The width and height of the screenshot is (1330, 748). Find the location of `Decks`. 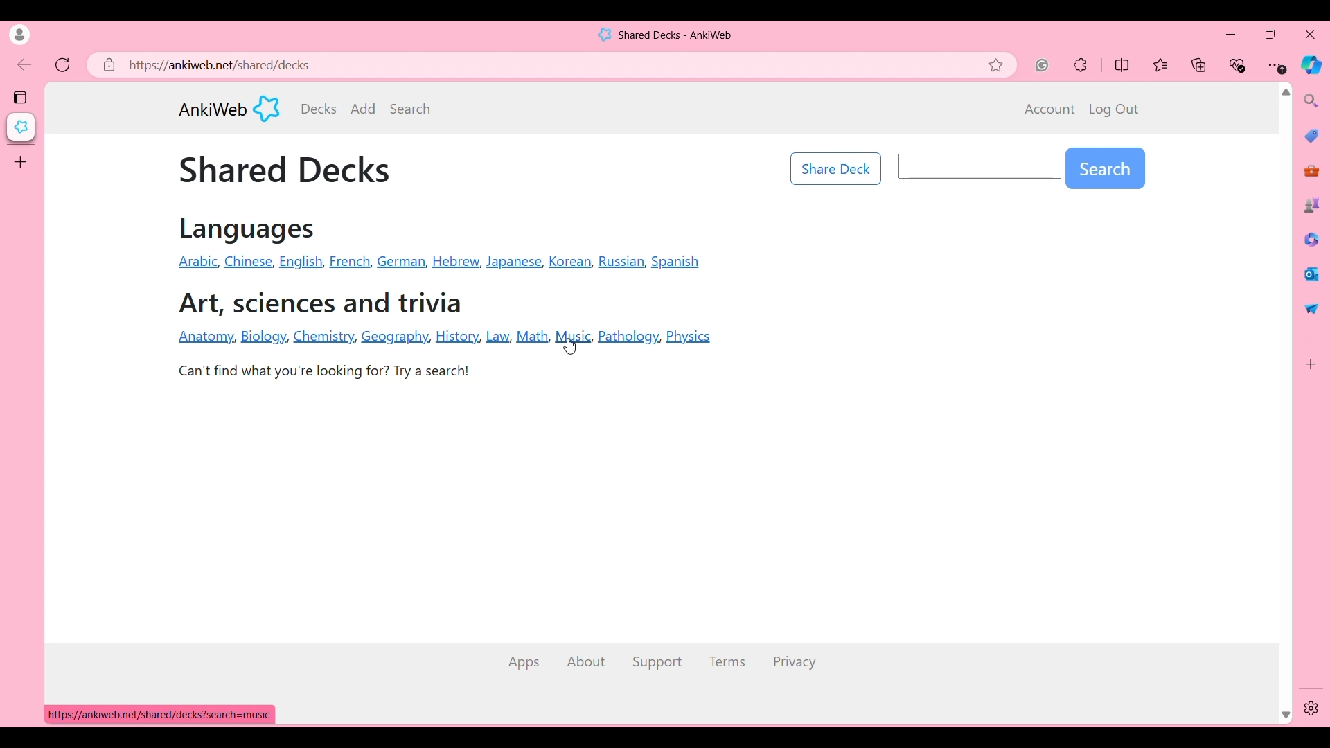

Decks is located at coordinates (319, 109).